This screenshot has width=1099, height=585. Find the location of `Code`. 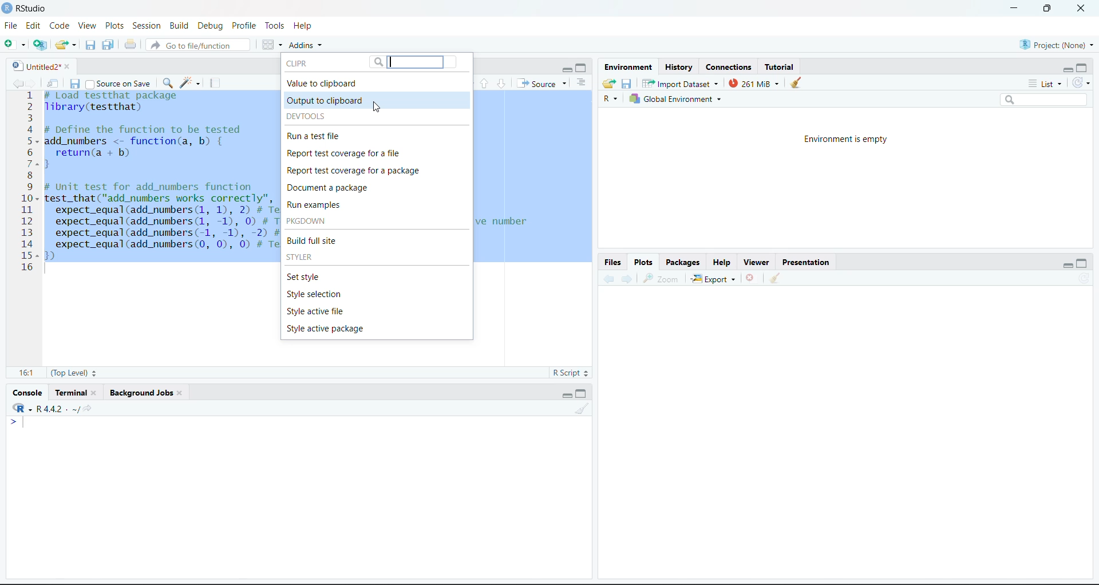

Code is located at coordinates (59, 26).